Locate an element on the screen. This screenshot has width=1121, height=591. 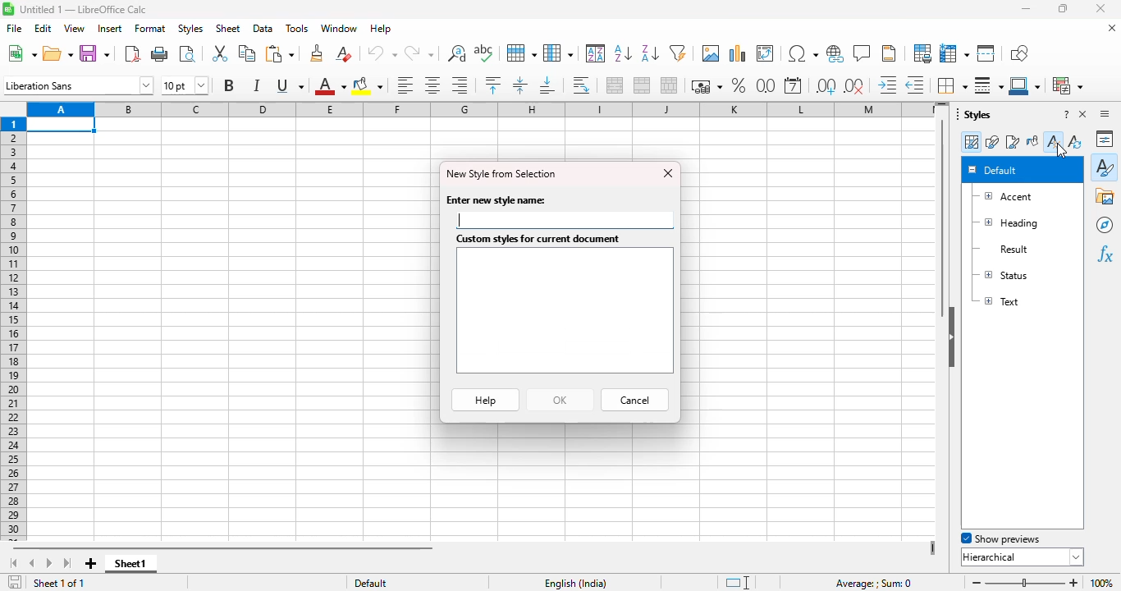
increase indent is located at coordinates (886, 85).